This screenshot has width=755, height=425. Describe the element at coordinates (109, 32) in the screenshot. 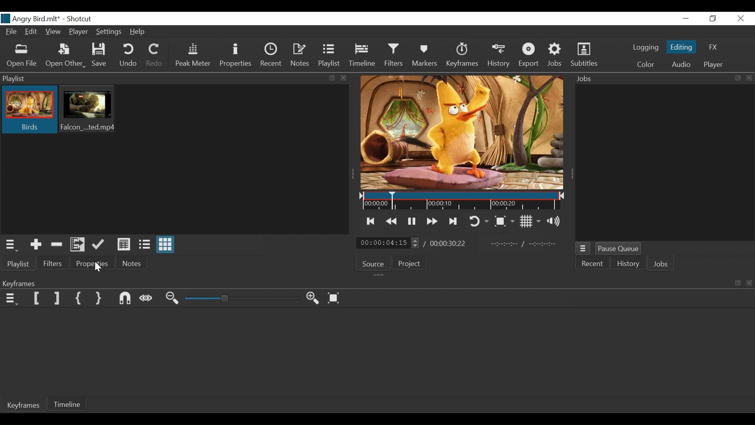

I see `Settings` at that location.